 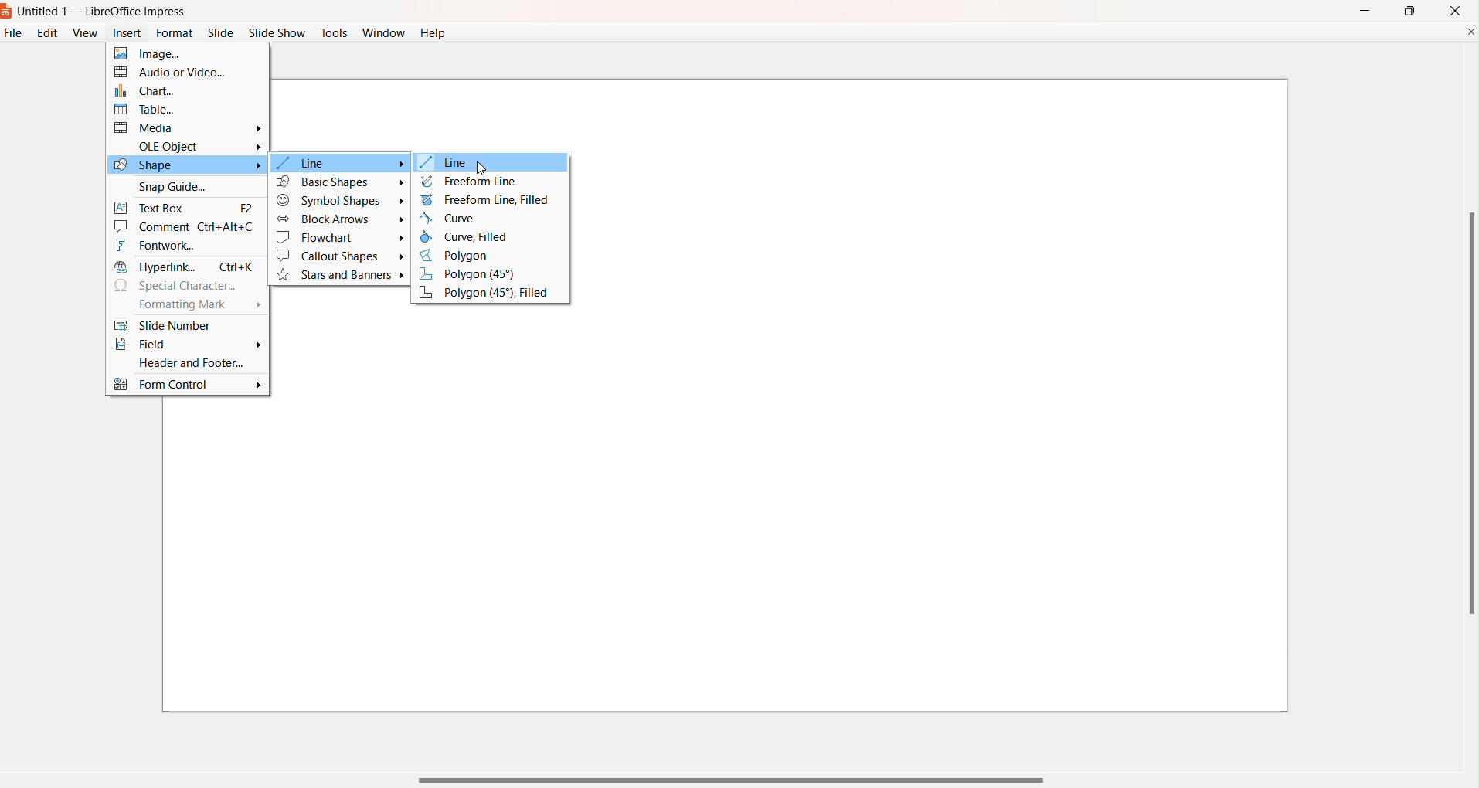 What do you see at coordinates (488, 199) in the screenshot?
I see `Freedom Line, Filled` at bounding box center [488, 199].